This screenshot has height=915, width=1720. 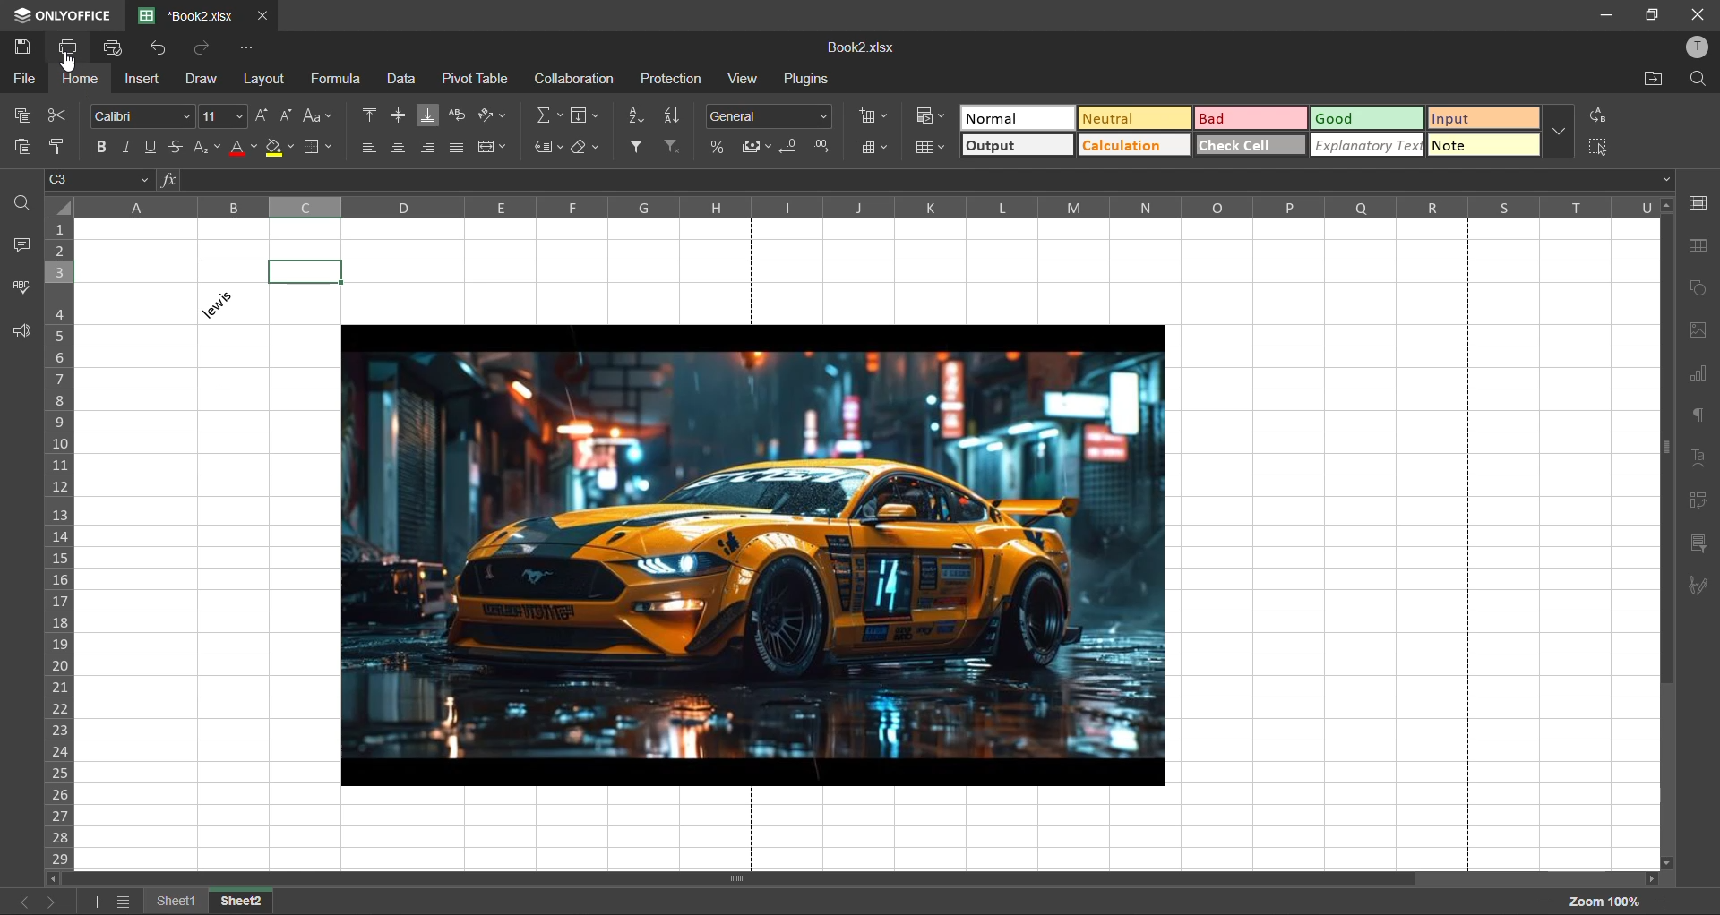 I want to click on sheet list, so click(x=126, y=904).